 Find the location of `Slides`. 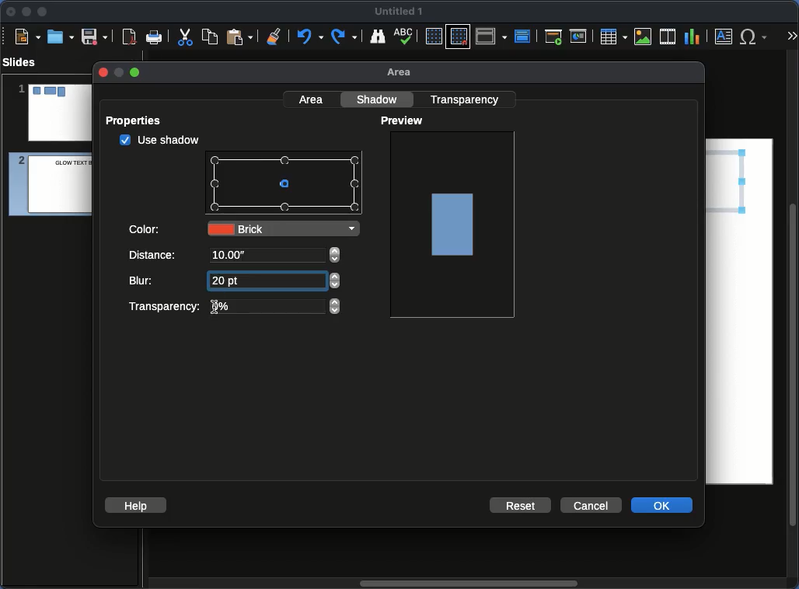

Slides is located at coordinates (24, 62).